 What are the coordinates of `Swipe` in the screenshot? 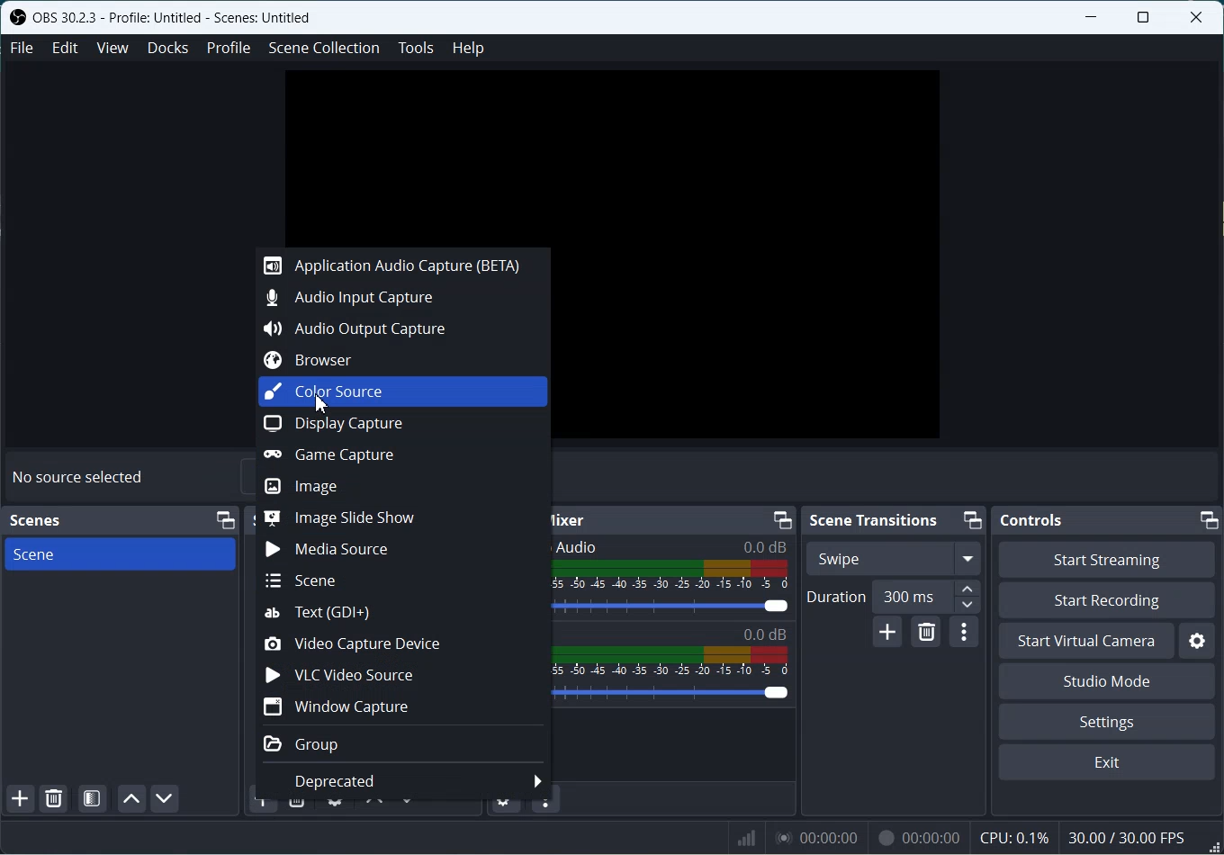 It's located at (893, 558).